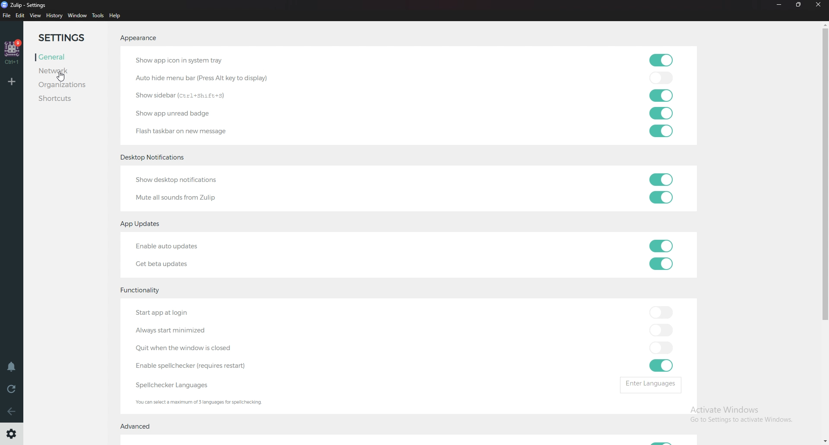 This screenshot has height=445, width=829. I want to click on show app unread badge, so click(178, 114).